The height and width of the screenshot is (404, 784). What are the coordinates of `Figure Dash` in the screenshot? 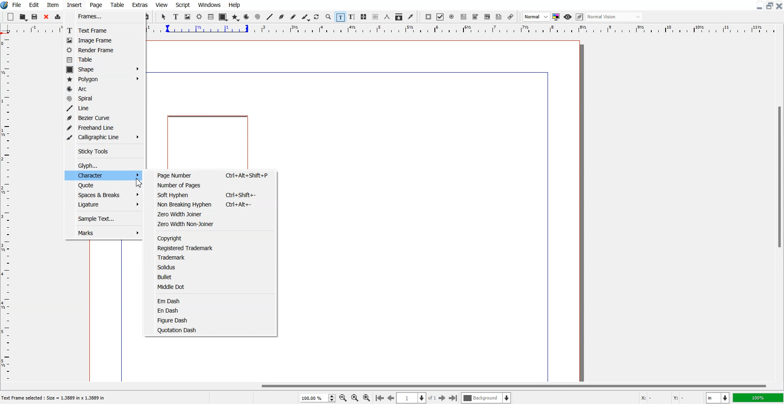 It's located at (213, 320).